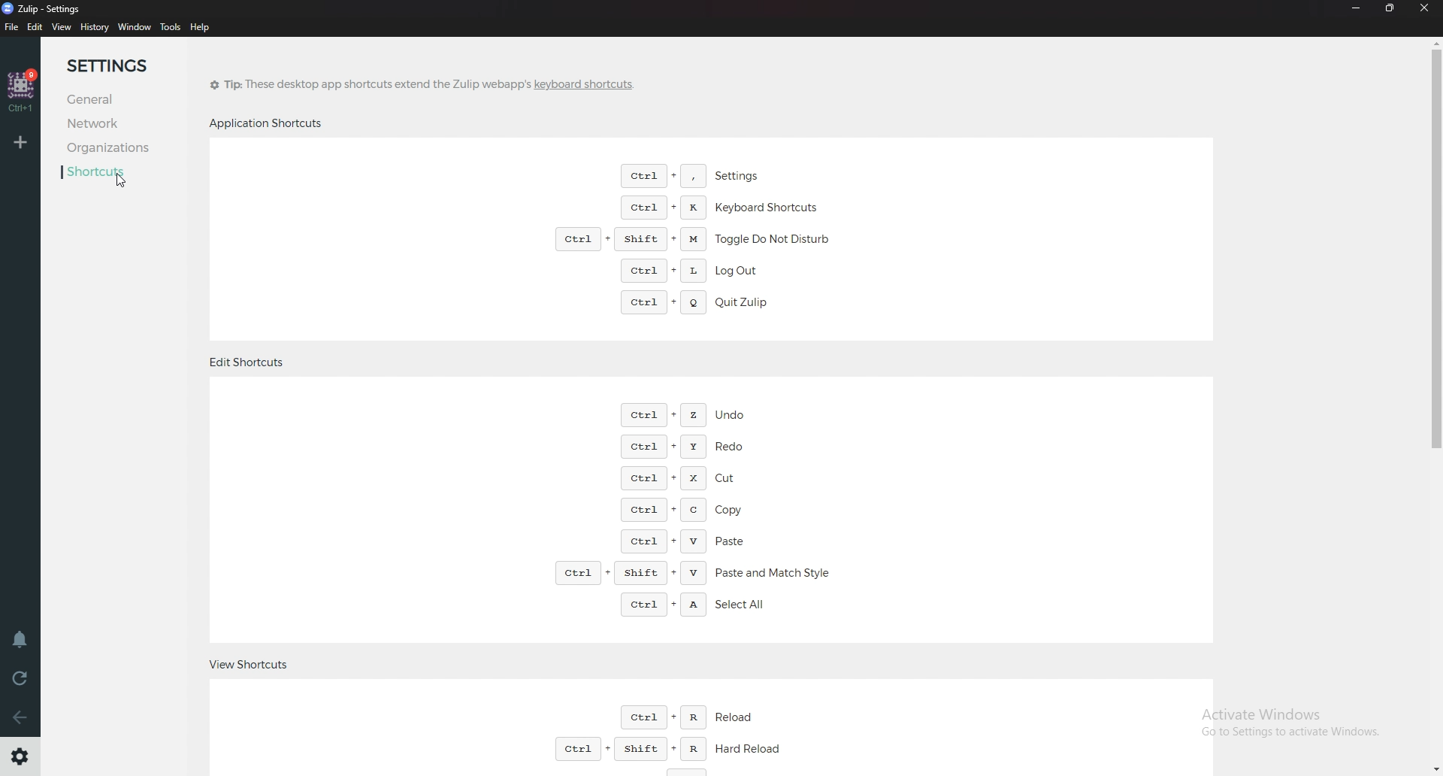 The image size is (1443, 776). What do you see at coordinates (18, 758) in the screenshot?
I see `Settings` at bounding box center [18, 758].